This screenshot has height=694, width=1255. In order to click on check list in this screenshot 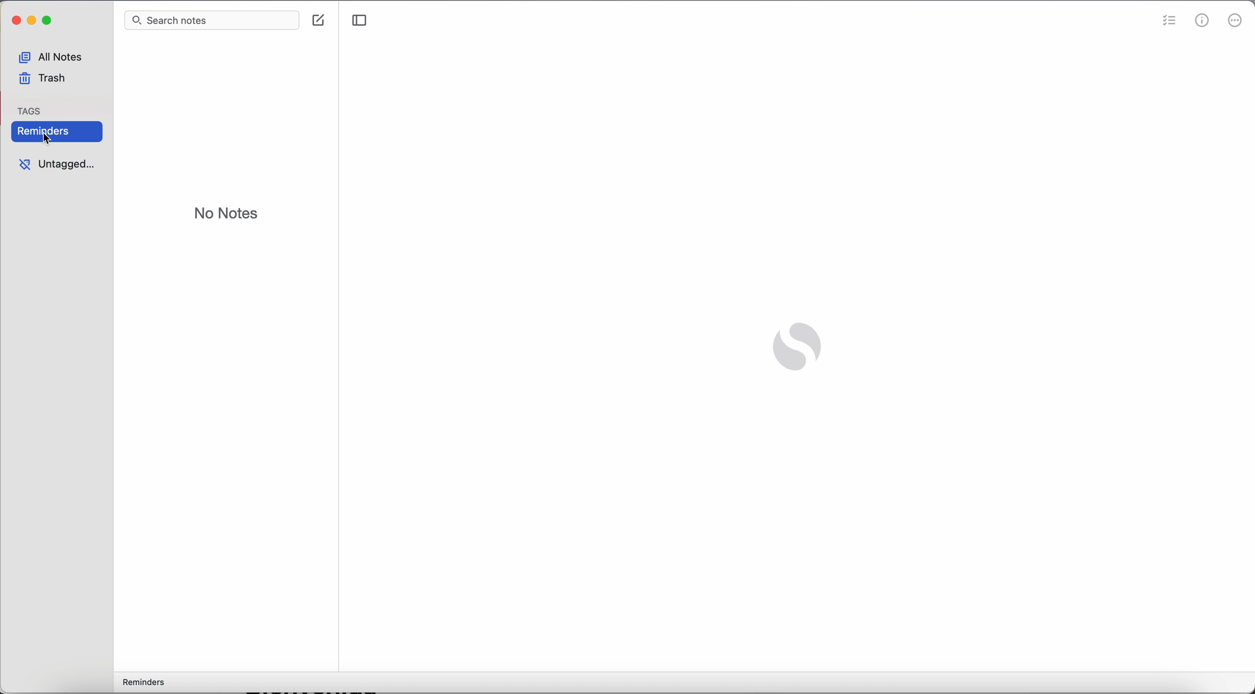, I will do `click(1169, 20)`.